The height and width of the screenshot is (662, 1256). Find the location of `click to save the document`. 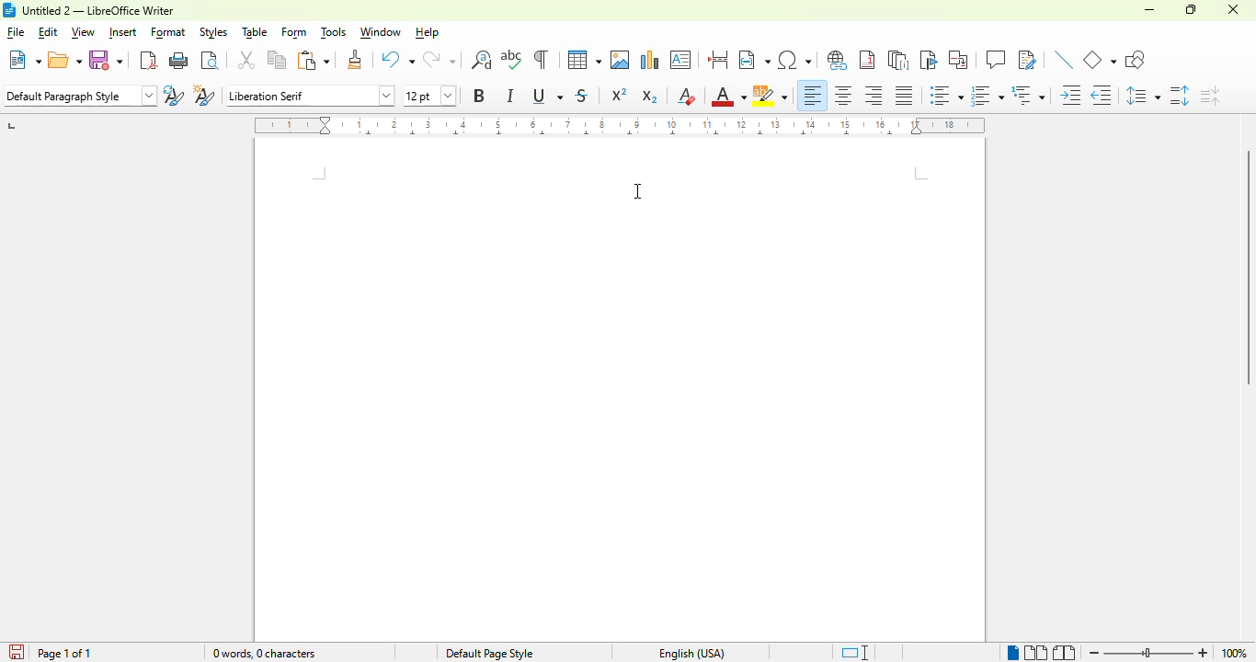

click to save the document is located at coordinates (17, 652).